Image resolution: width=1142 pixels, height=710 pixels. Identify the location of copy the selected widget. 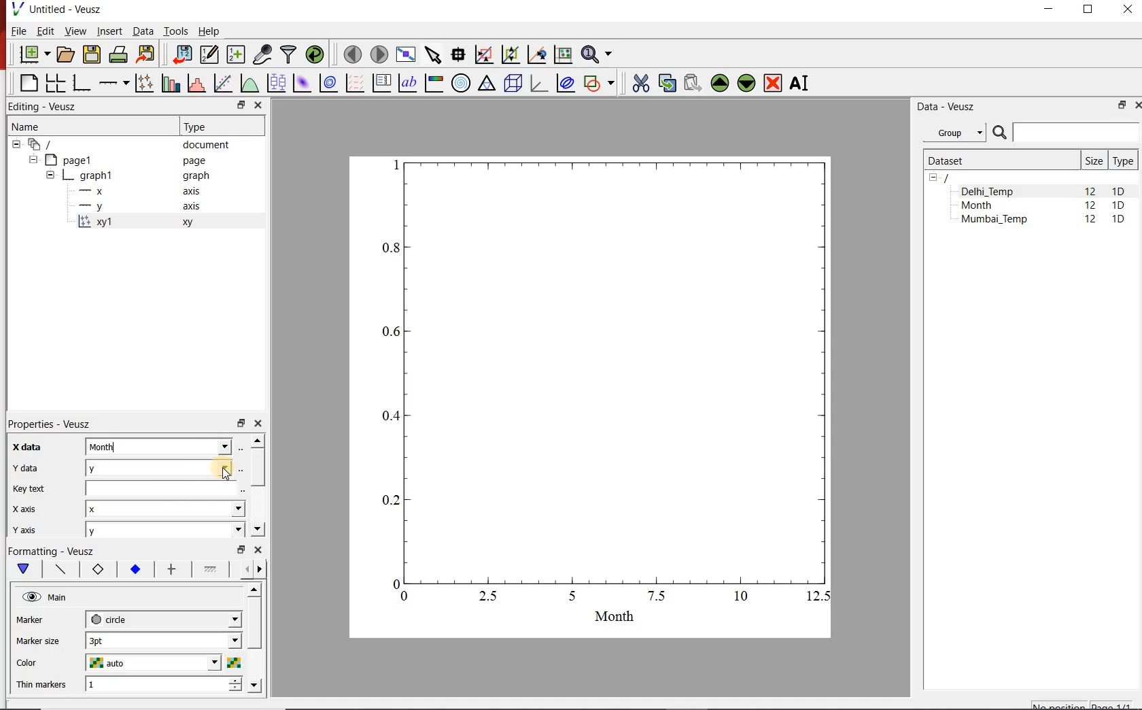
(665, 83).